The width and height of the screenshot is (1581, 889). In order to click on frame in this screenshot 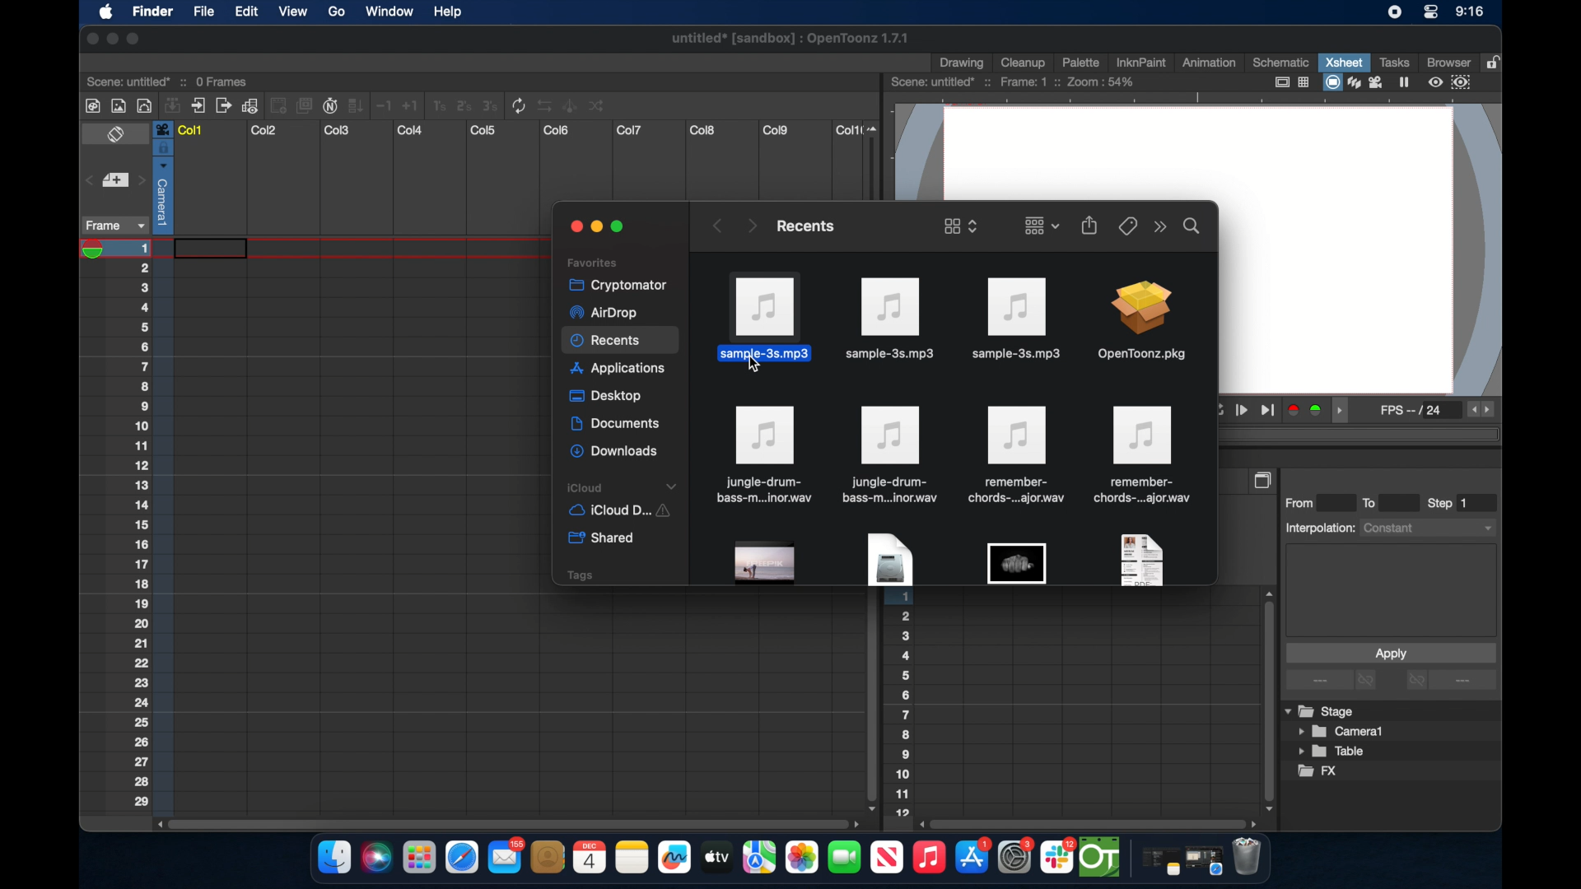, I will do `click(112, 226)`.